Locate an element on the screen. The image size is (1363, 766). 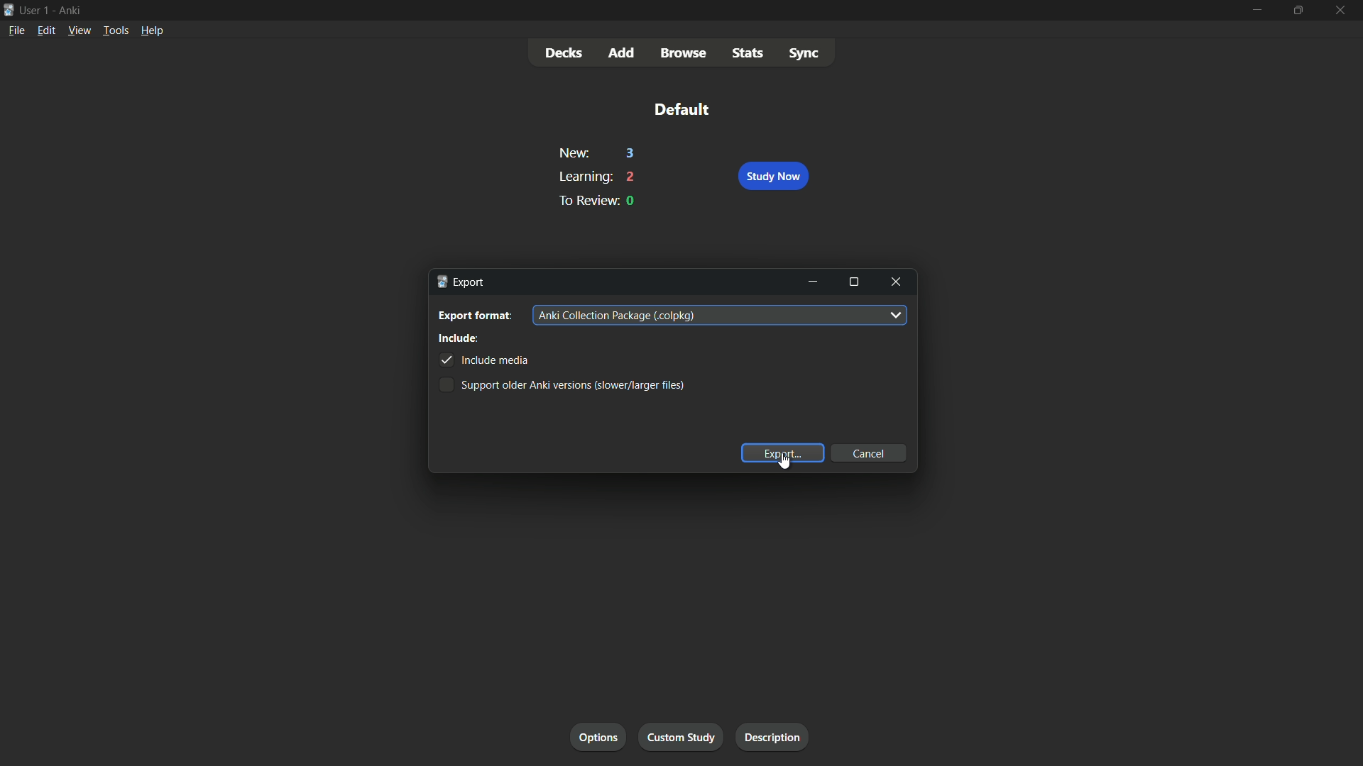
maximize is located at coordinates (854, 283).